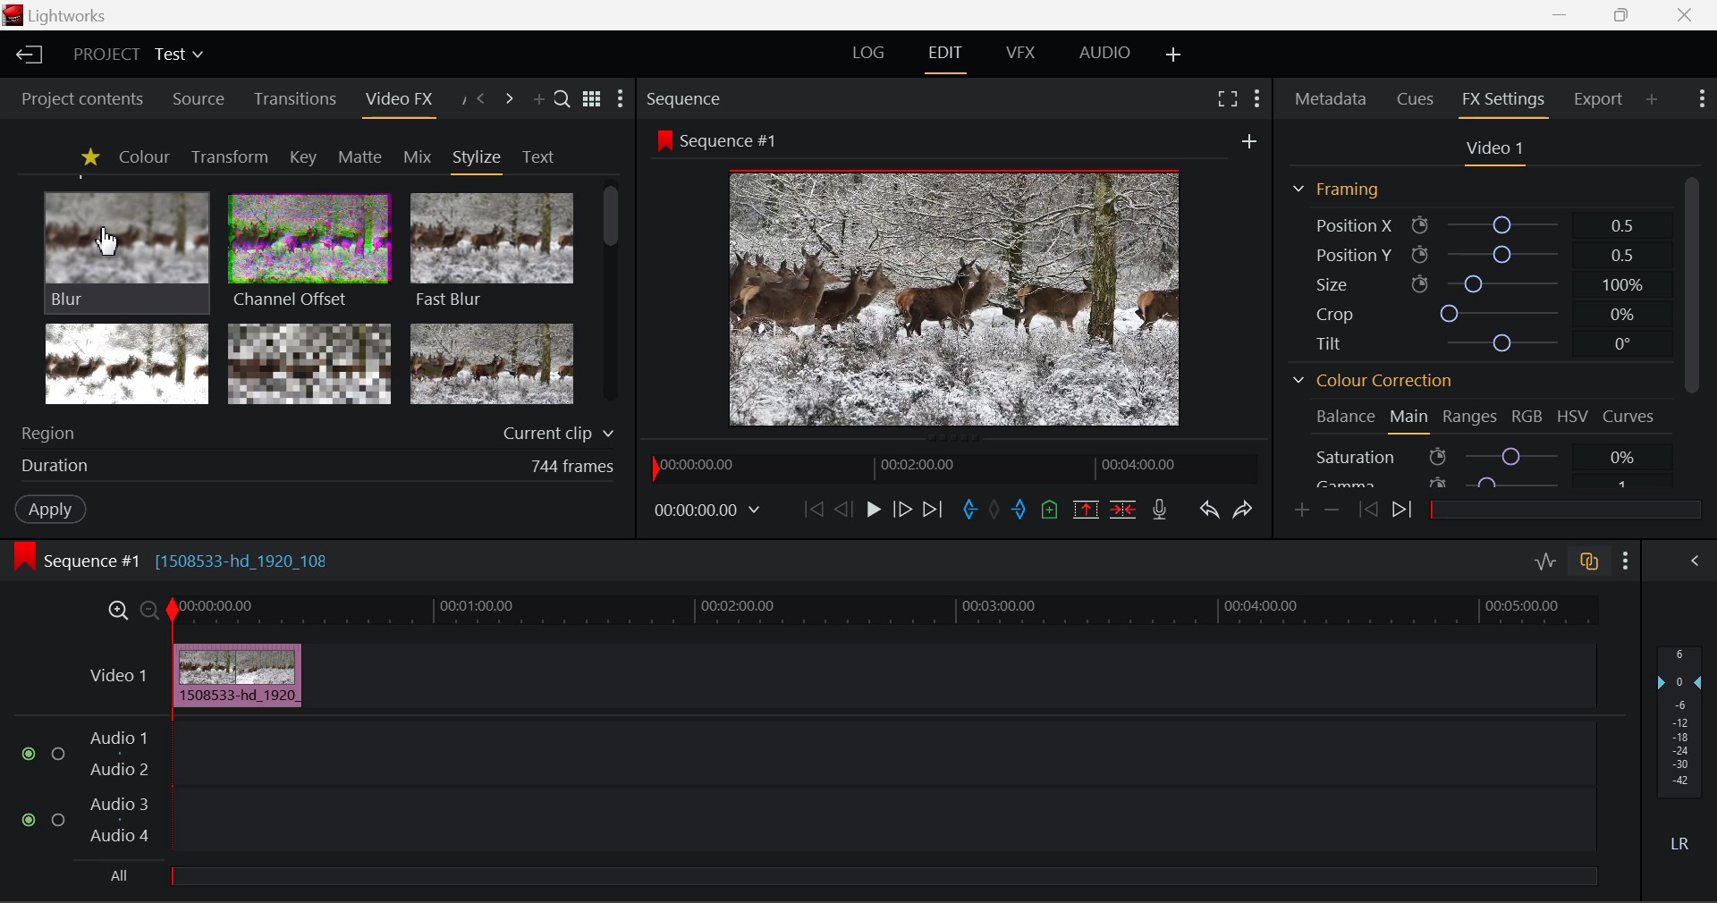 This screenshot has height=903, width=1717. What do you see at coordinates (1680, 755) in the screenshot?
I see `Decibel Level` at bounding box center [1680, 755].